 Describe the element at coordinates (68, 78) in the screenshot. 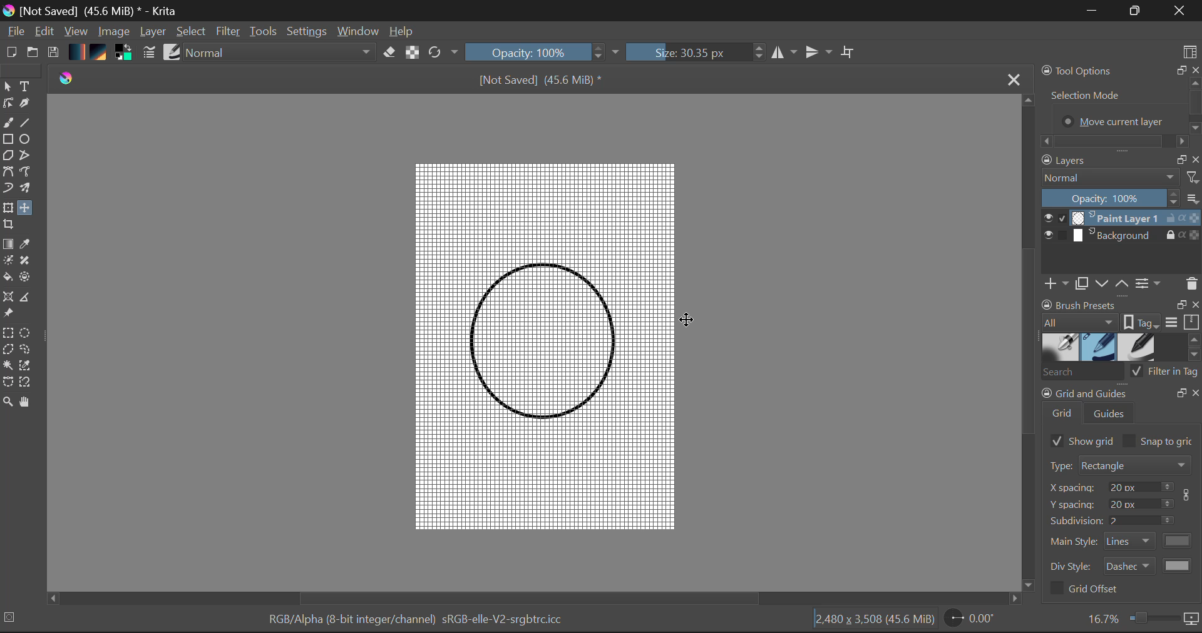

I see `logo` at that location.